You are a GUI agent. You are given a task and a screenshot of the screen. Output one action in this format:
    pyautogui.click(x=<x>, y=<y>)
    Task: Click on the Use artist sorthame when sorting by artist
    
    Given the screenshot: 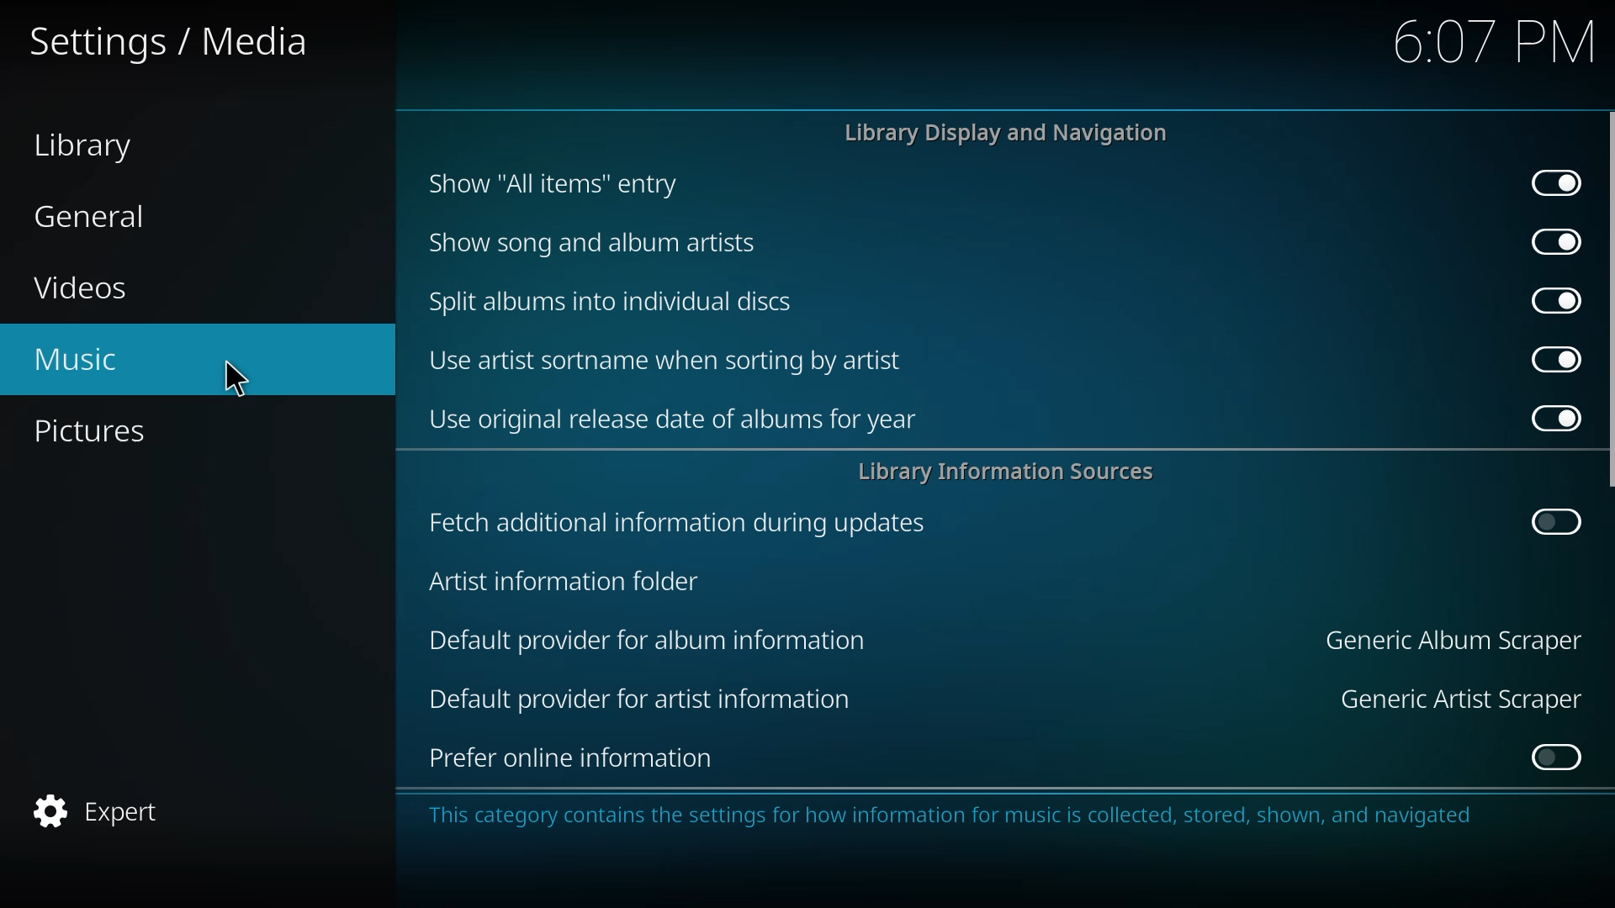 What is the action you would take?
    pyautogui.click(x=672, y=363)
    